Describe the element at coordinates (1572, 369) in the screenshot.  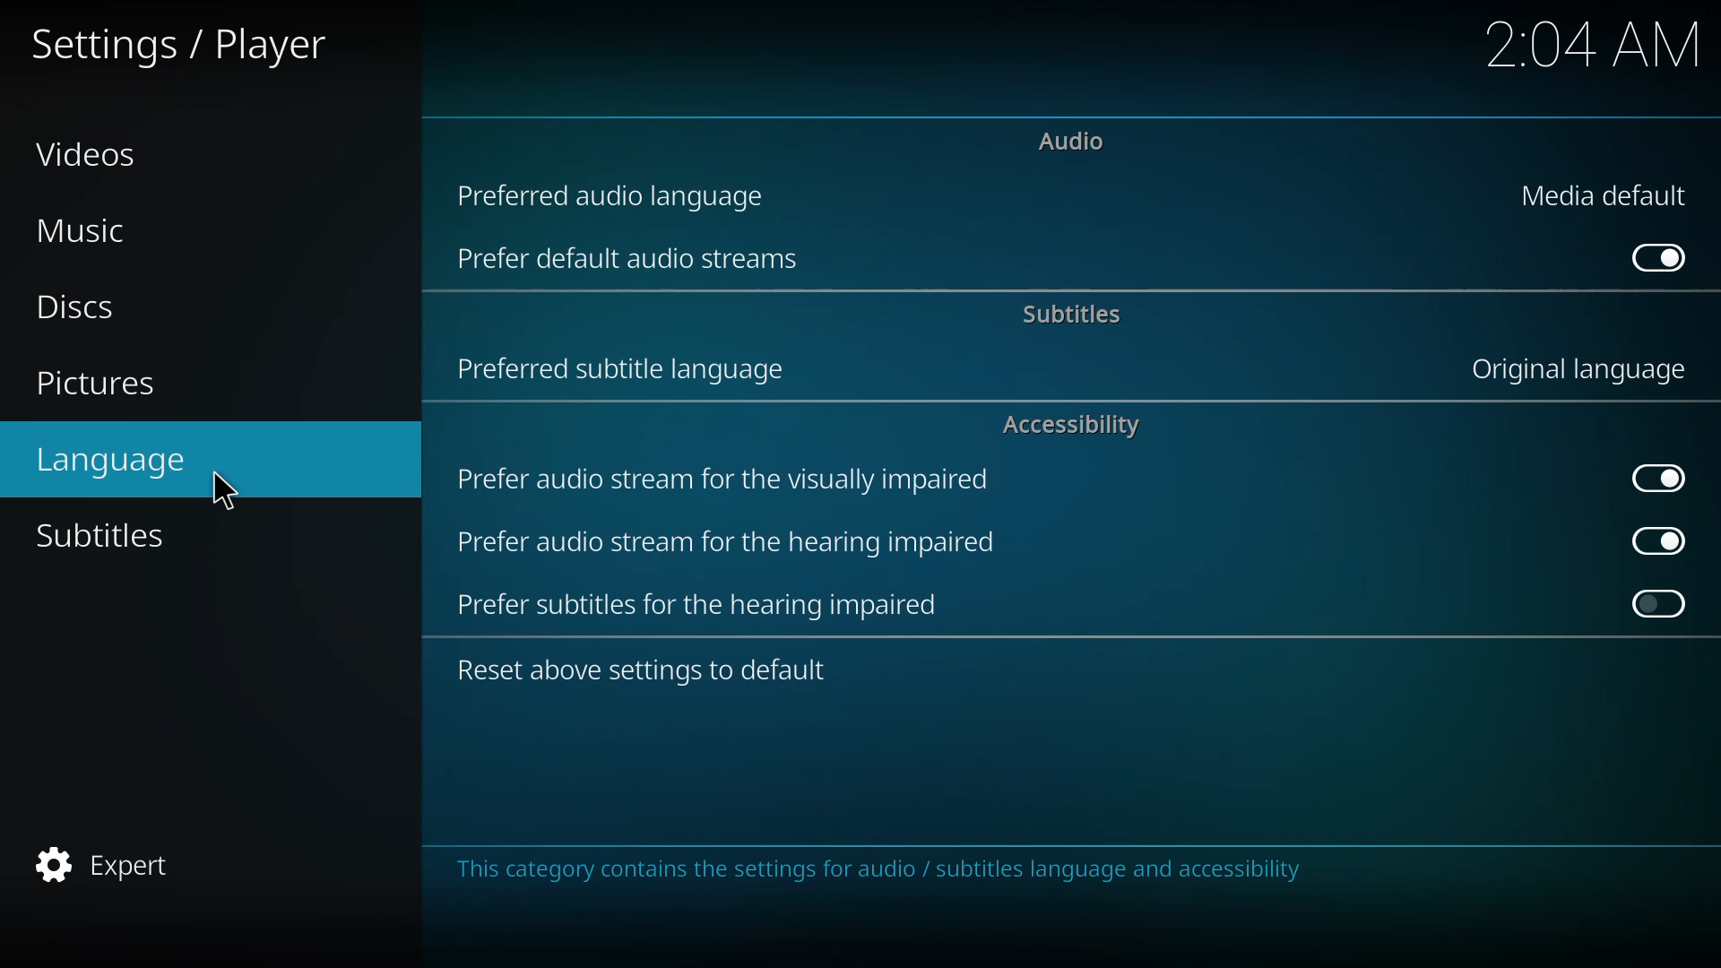
I see `original language` at that location.